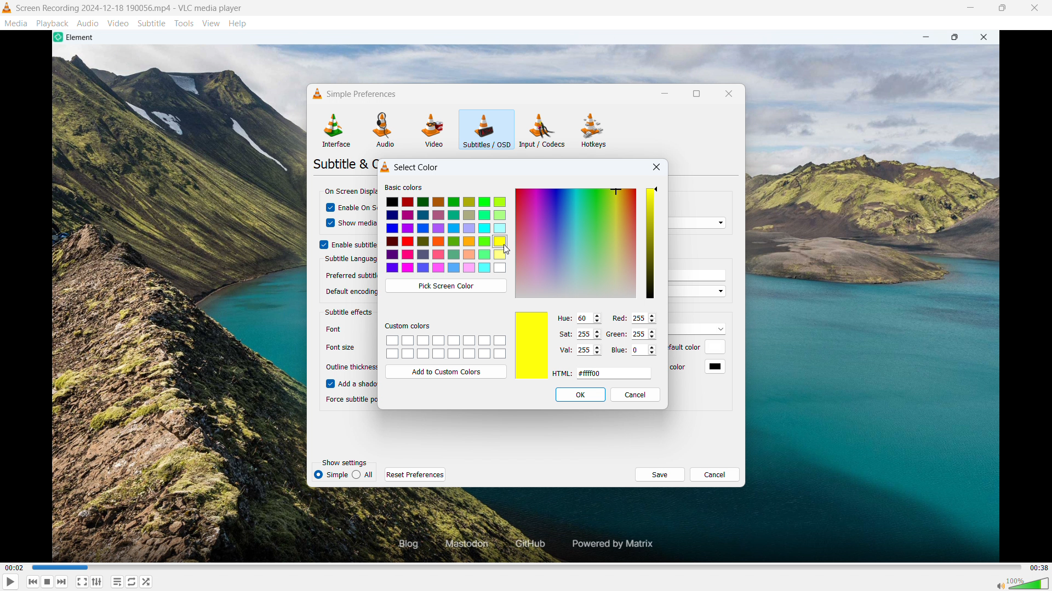  Describe the element at coordinates (561, 372) in the screenshot. I see `HTNL` at that location.